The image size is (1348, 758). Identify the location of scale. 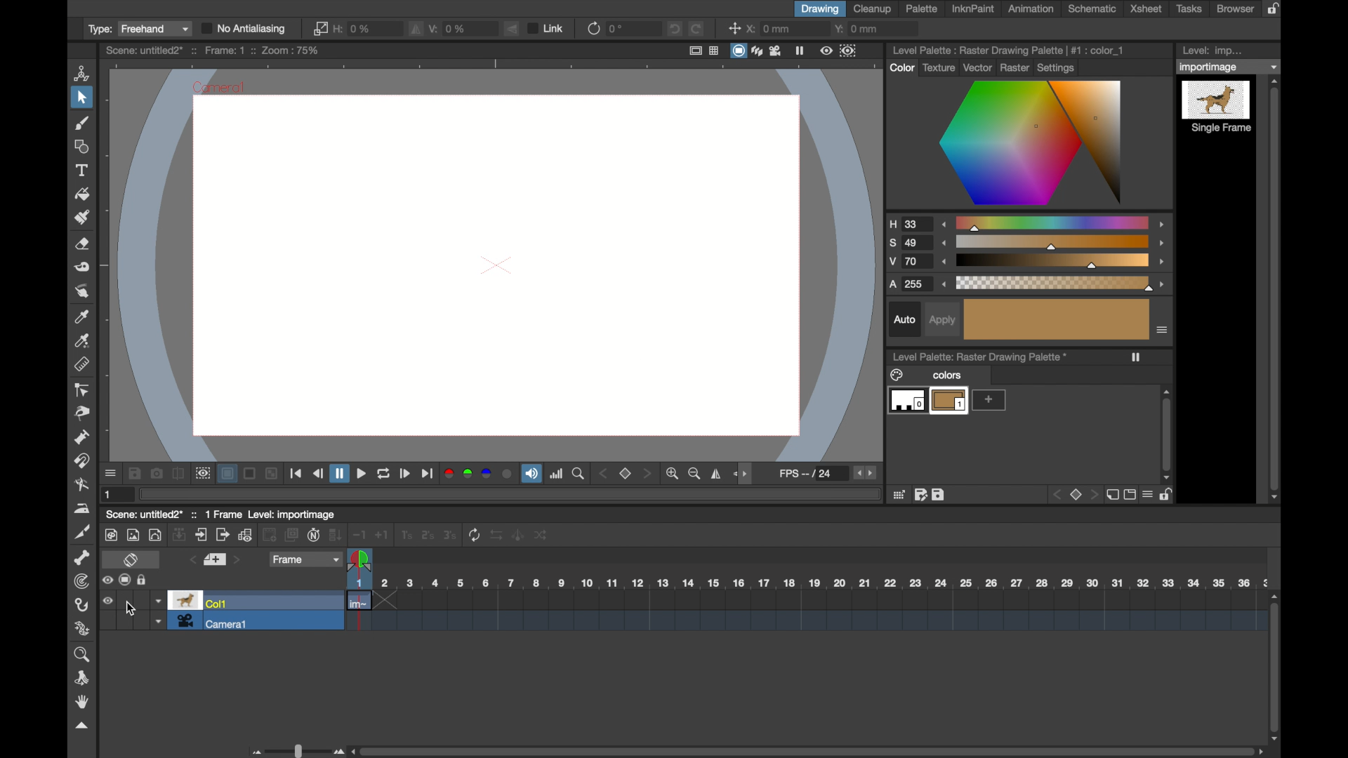
(1052, 242).